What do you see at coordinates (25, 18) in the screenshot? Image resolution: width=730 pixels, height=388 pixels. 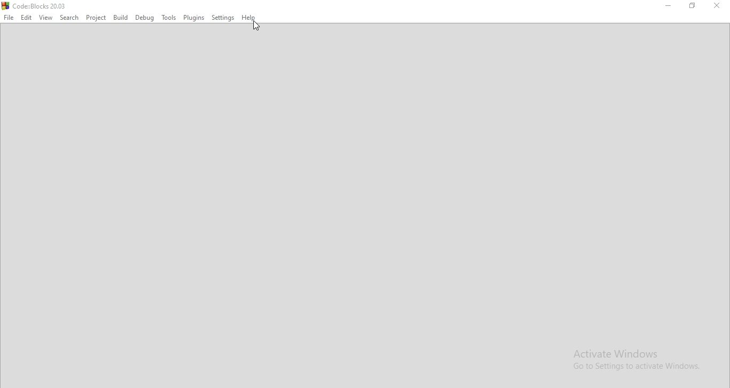 I see `Edit ` at bounding box center [25, 18].